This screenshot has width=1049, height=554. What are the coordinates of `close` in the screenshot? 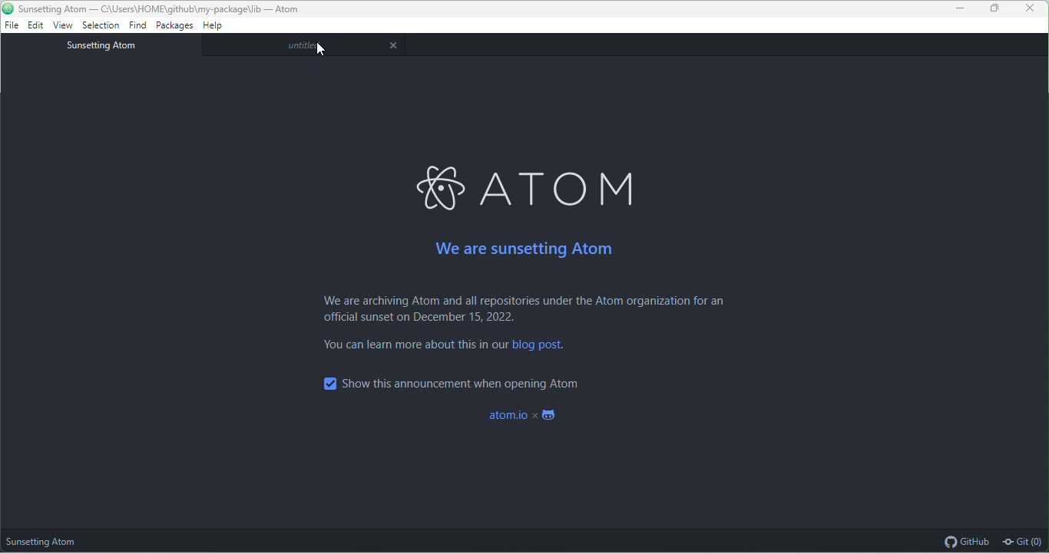 It's located at (392, 46).